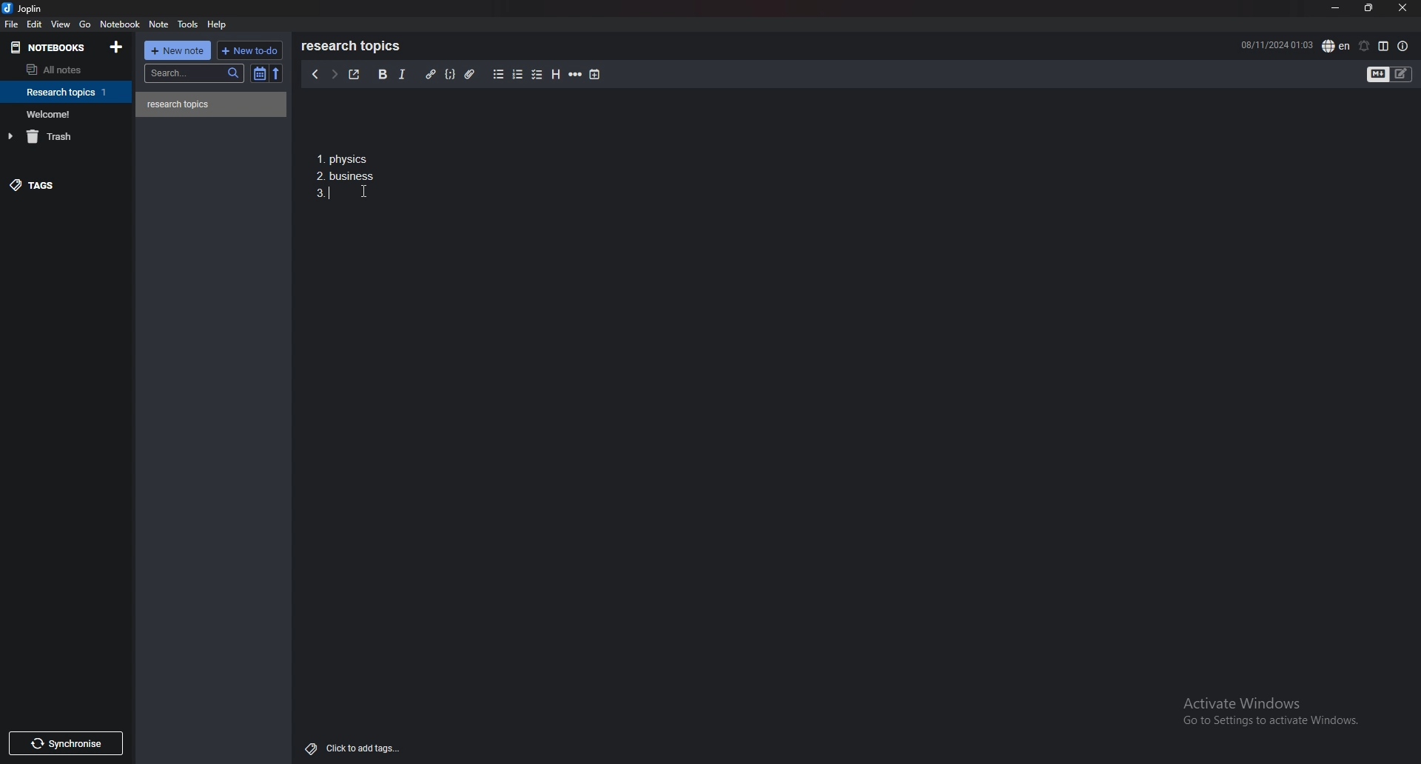 This screenshot has height=764, width=1421. I want to click on code, so click(451, 73).